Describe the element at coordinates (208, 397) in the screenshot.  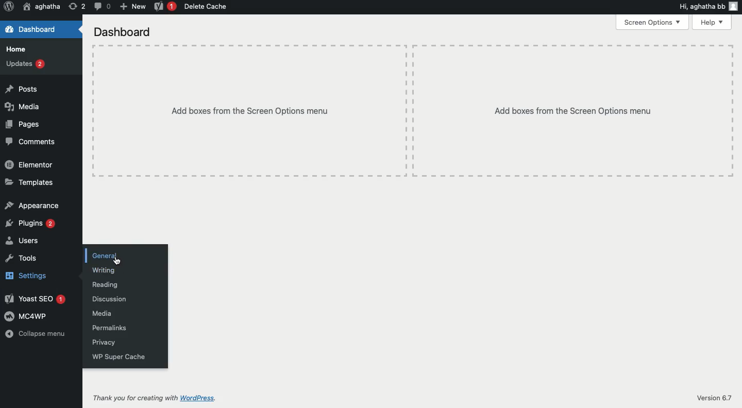
I see `WordPress.` at that location.